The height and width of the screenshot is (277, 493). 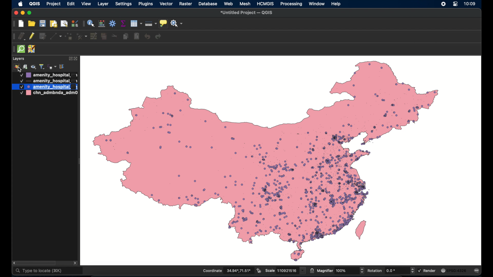 What do you see at coordinates (185, 4) in the screenshot?
I see `raster` at bounding box center [185, 4].